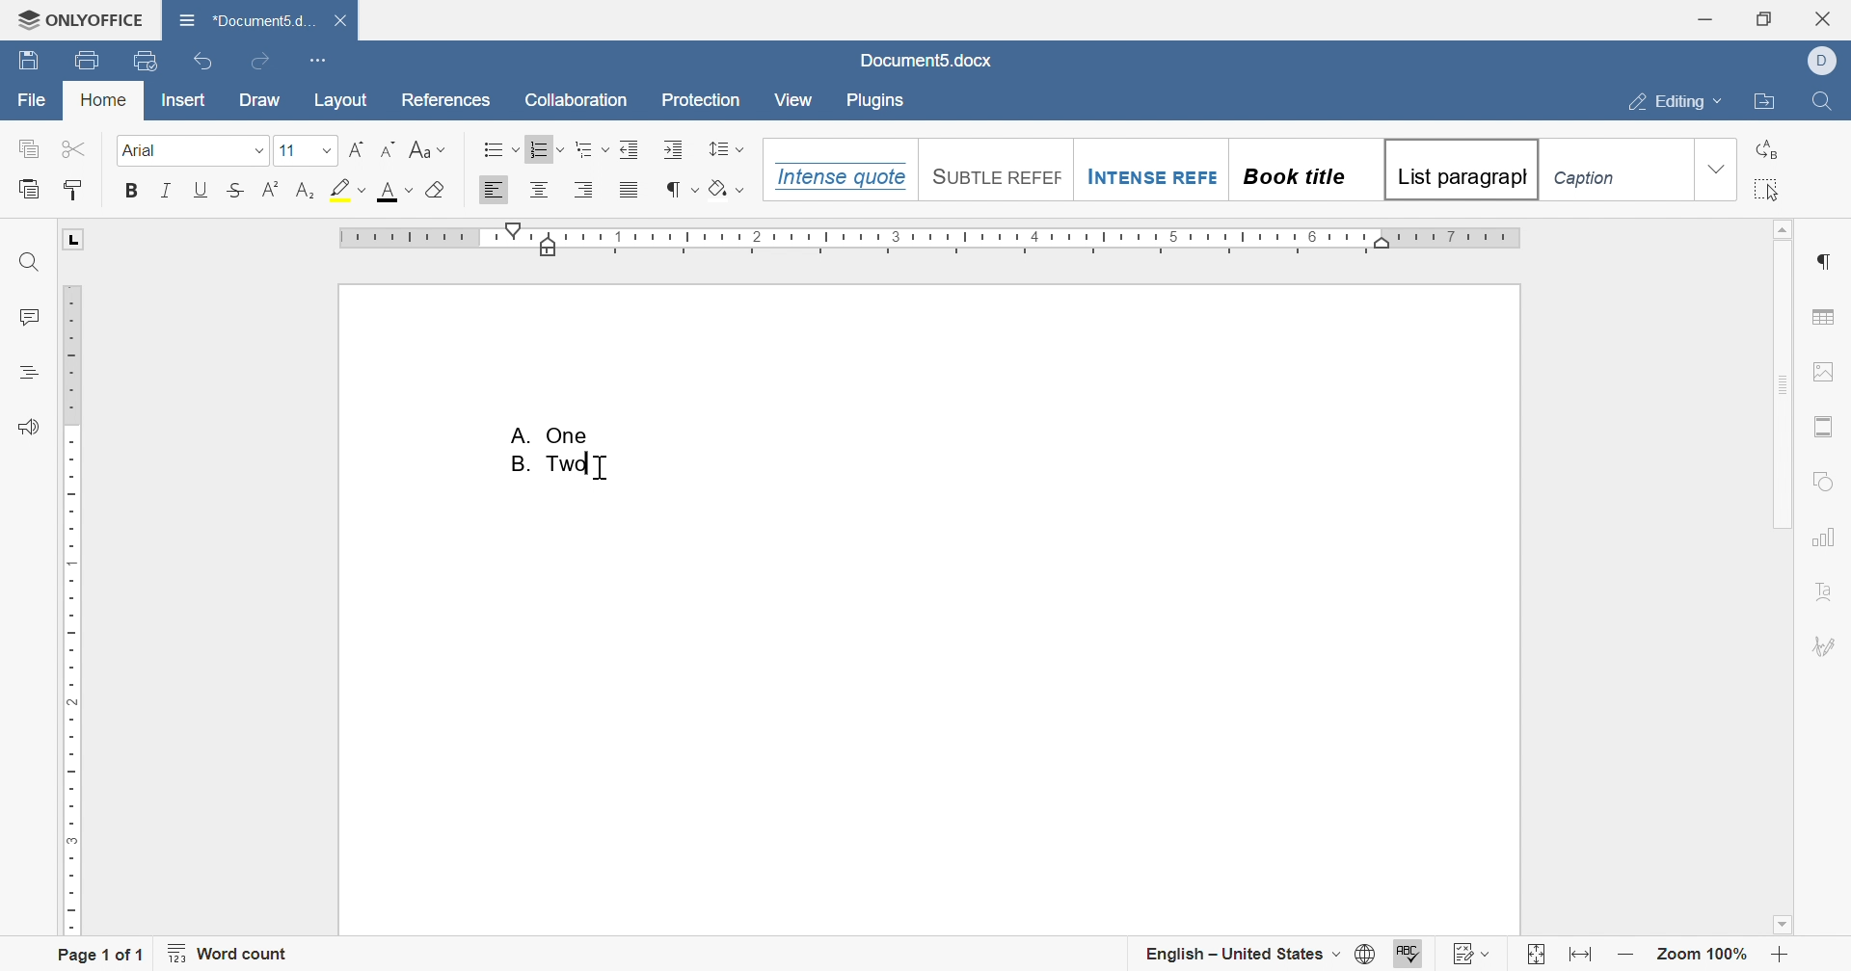 The width and height of the screenshot is (1851, 971). What do you see at coordinates (1823, 428) in the screenshot?
I see `header & footer settings` at bounding box center [1823, 428].